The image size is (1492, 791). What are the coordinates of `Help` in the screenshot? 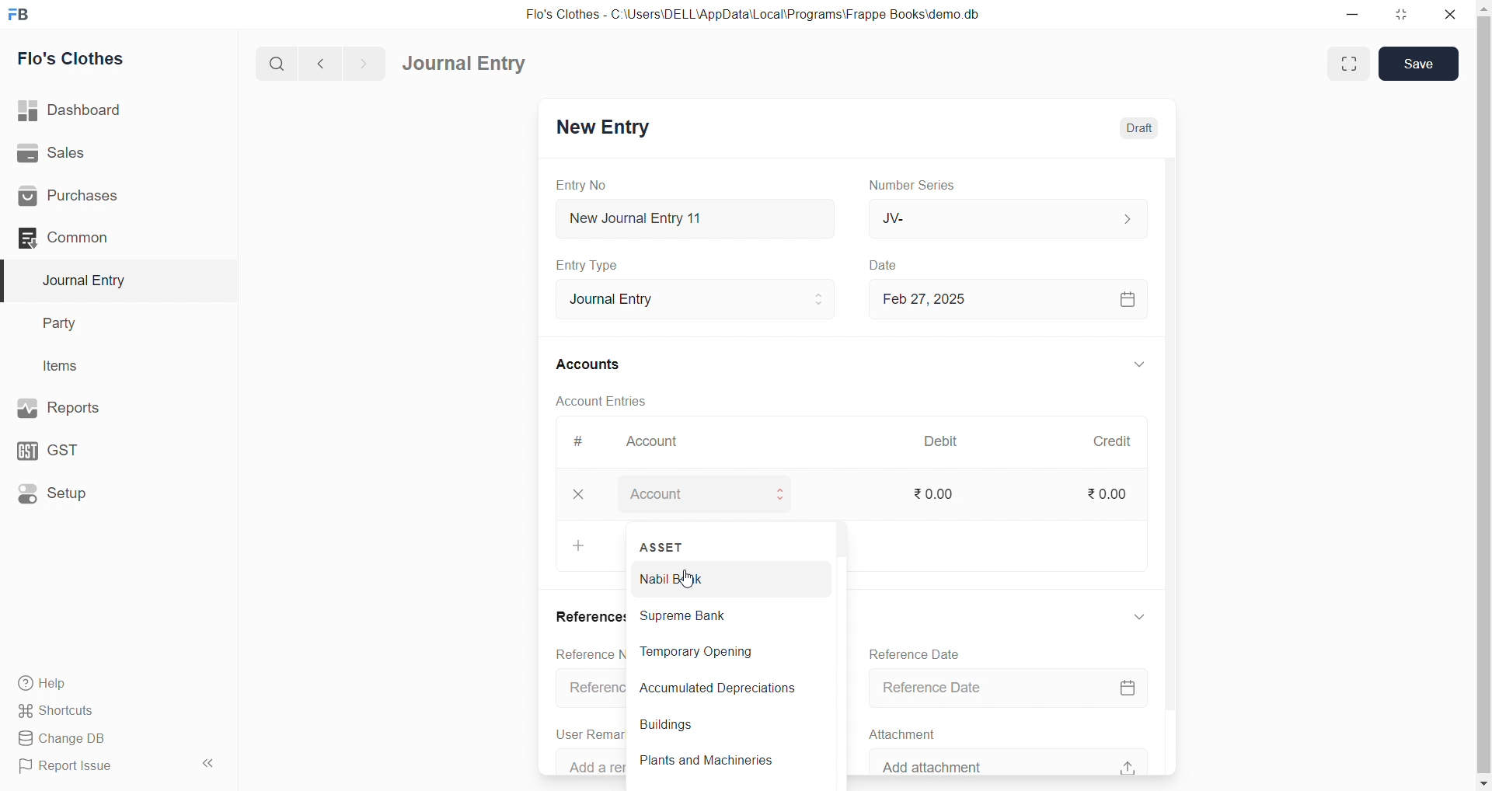 It's located at (97, 685).